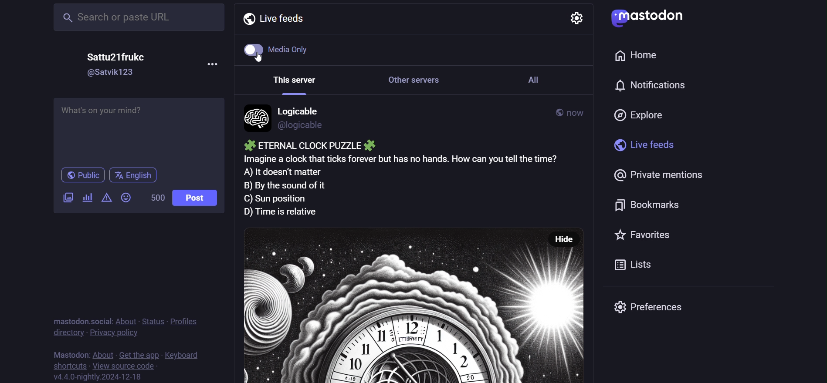 This screenshot has width=827, height=383. I want to click on favorites, so click(637, 236).